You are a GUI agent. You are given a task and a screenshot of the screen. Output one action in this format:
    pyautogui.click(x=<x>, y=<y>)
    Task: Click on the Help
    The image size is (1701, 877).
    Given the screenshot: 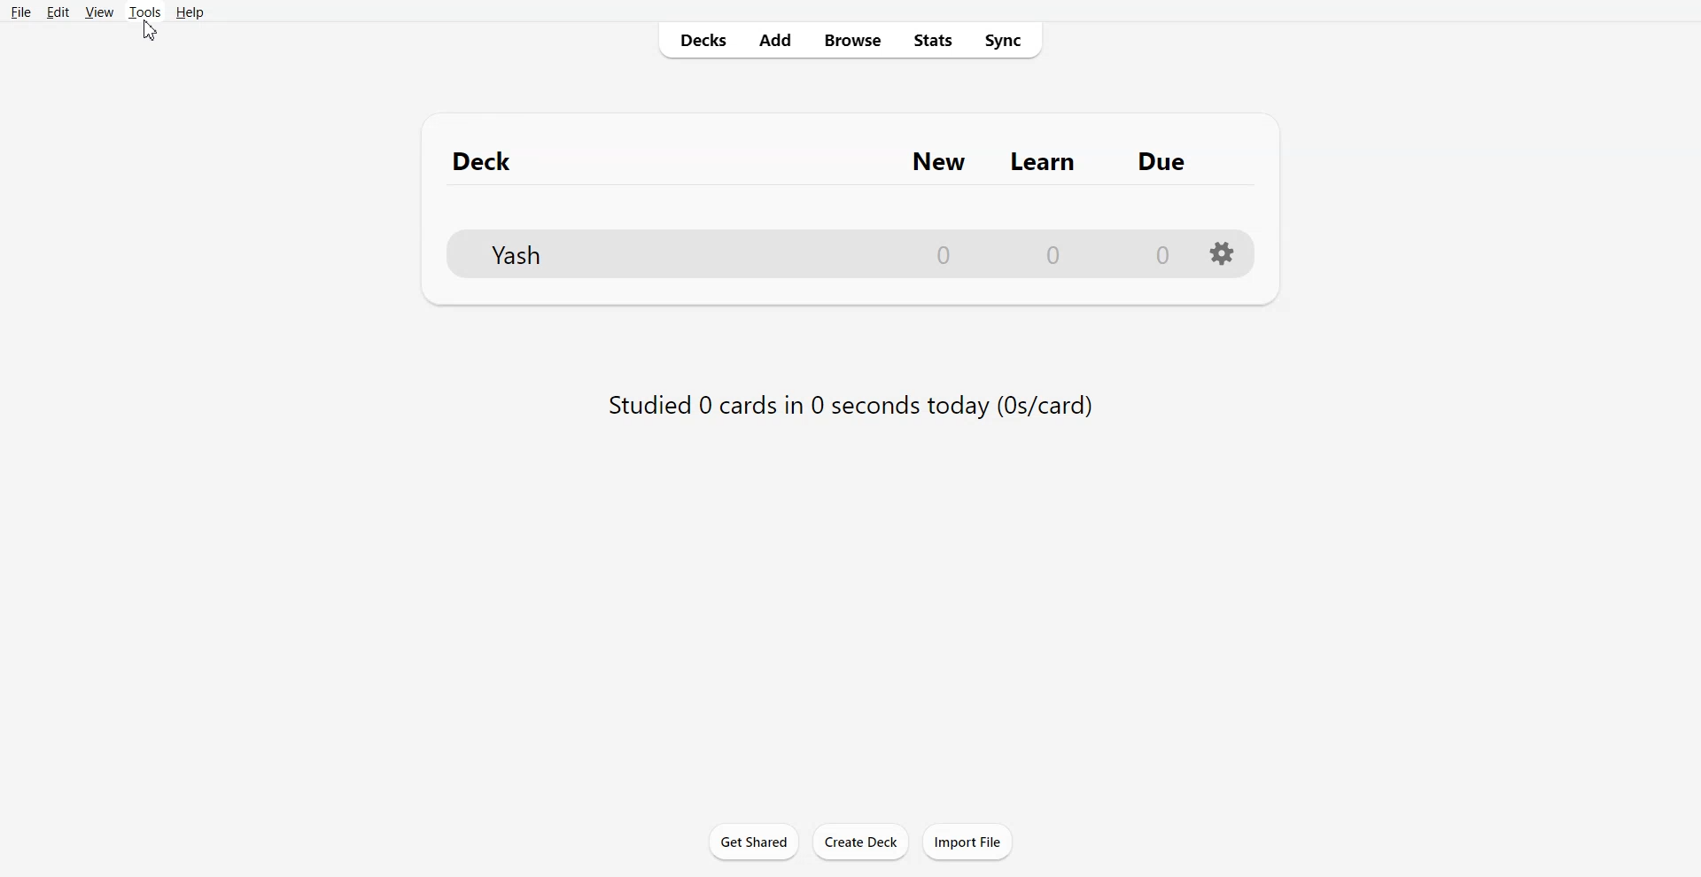 What is the action you would take?
    pyautogui.click(x=189, y=12)
    